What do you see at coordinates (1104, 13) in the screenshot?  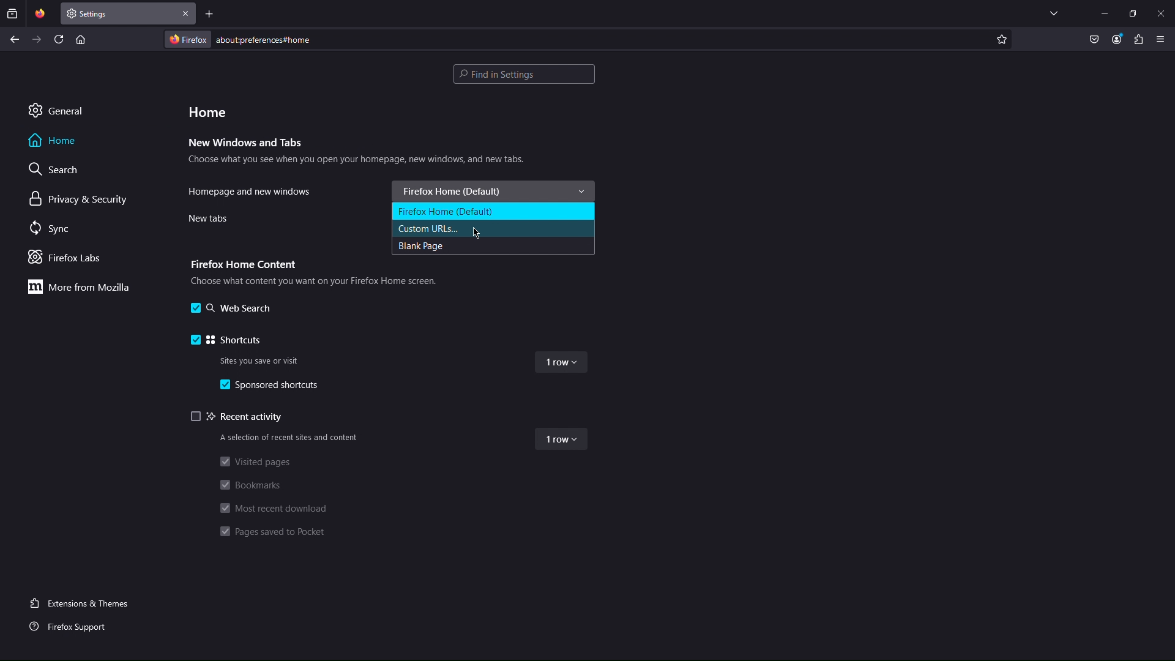 I see `Minimize` at bounding box center [1104, 13].